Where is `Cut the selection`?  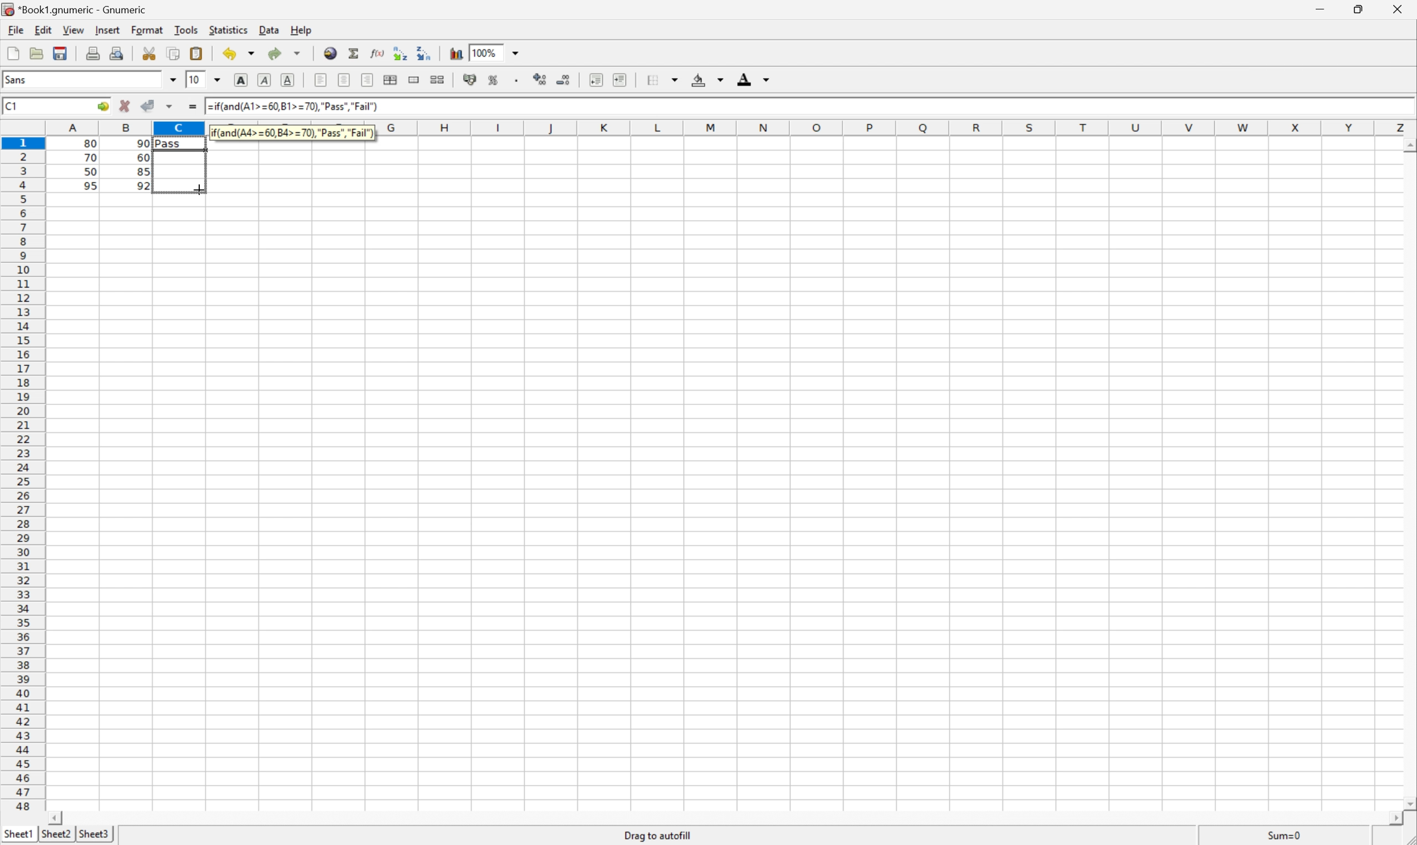 Cut the selection is located at coordinates (150, 52).